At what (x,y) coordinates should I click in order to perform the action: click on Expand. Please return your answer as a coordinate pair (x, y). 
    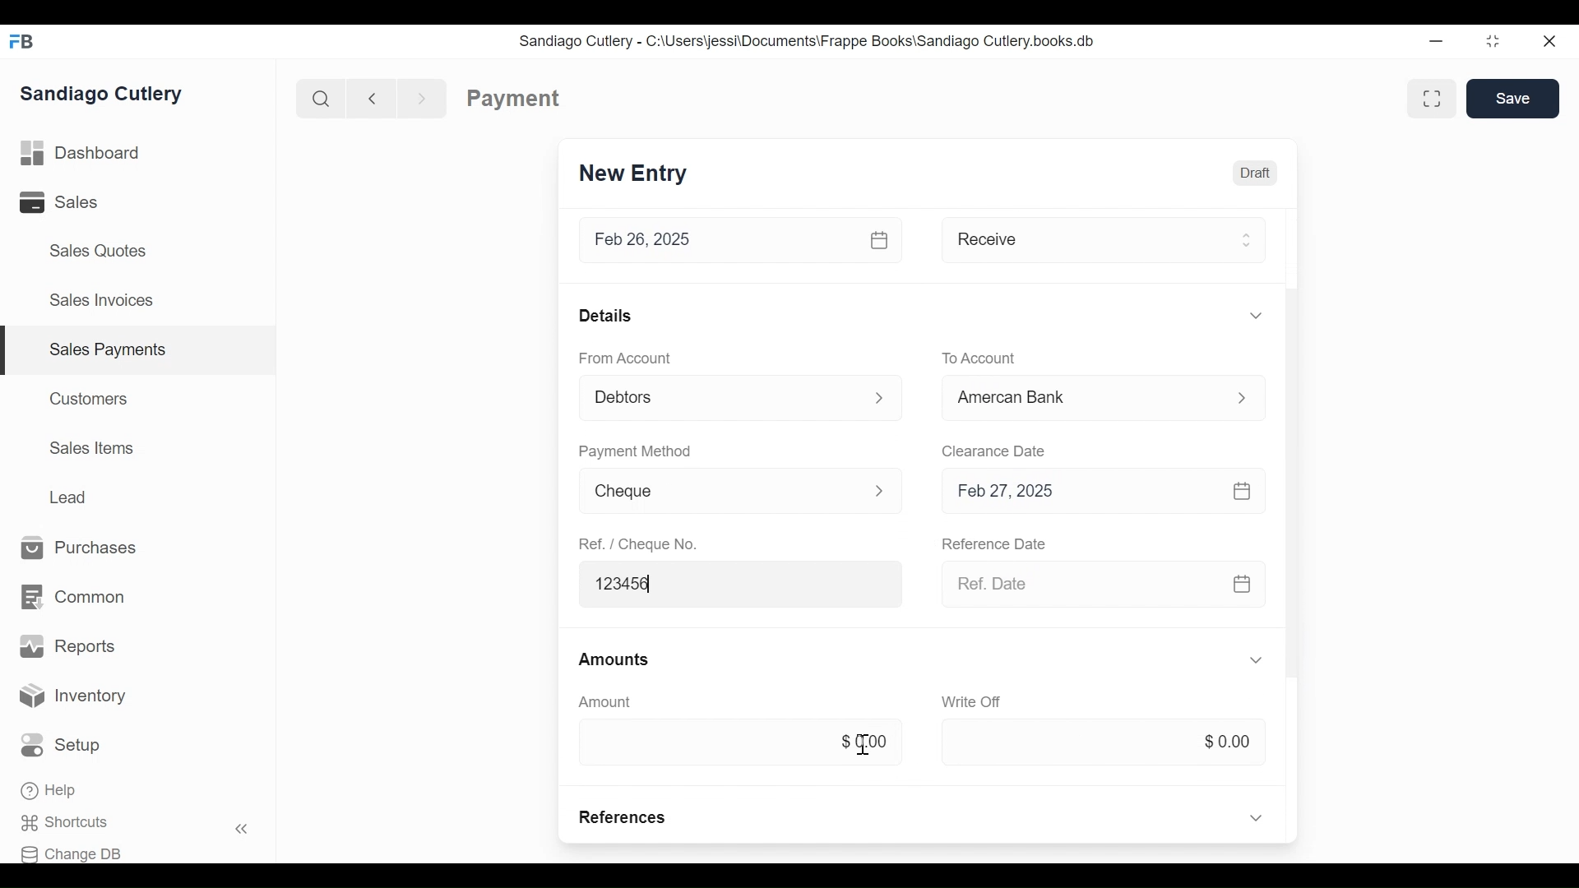
    Looking at the image, I should click on (1241, 397).